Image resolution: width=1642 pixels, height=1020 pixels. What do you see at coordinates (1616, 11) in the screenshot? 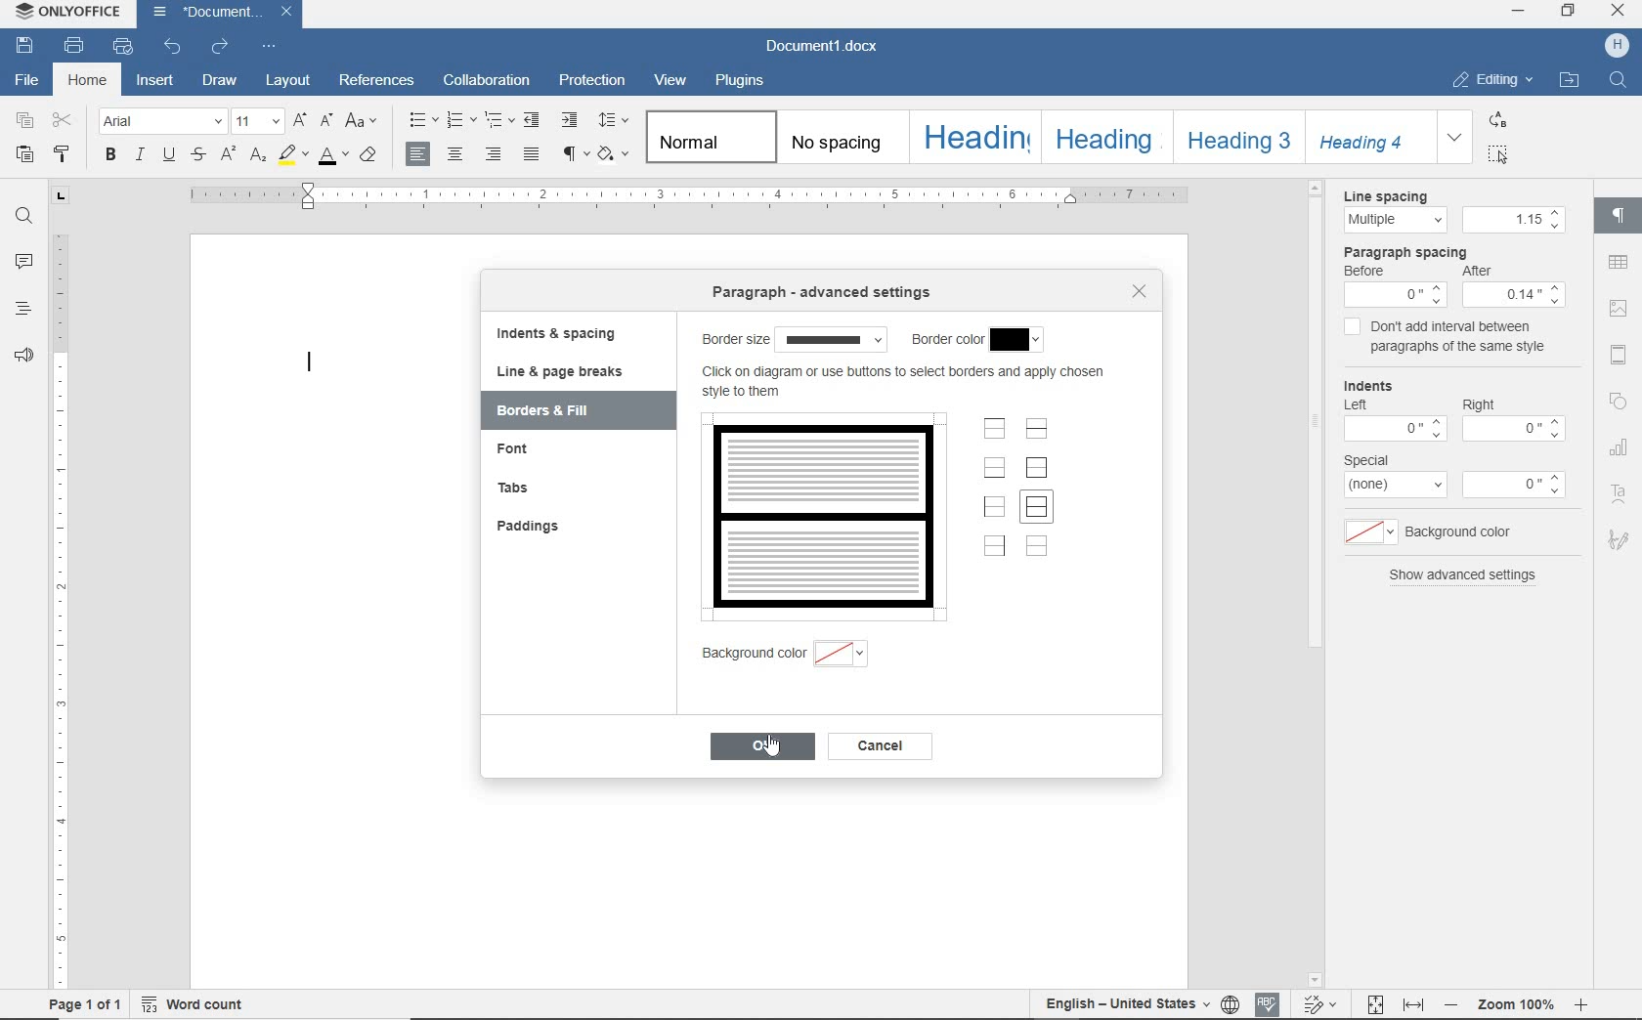
I see `CLOSE` at bounding box center [1616, 11].